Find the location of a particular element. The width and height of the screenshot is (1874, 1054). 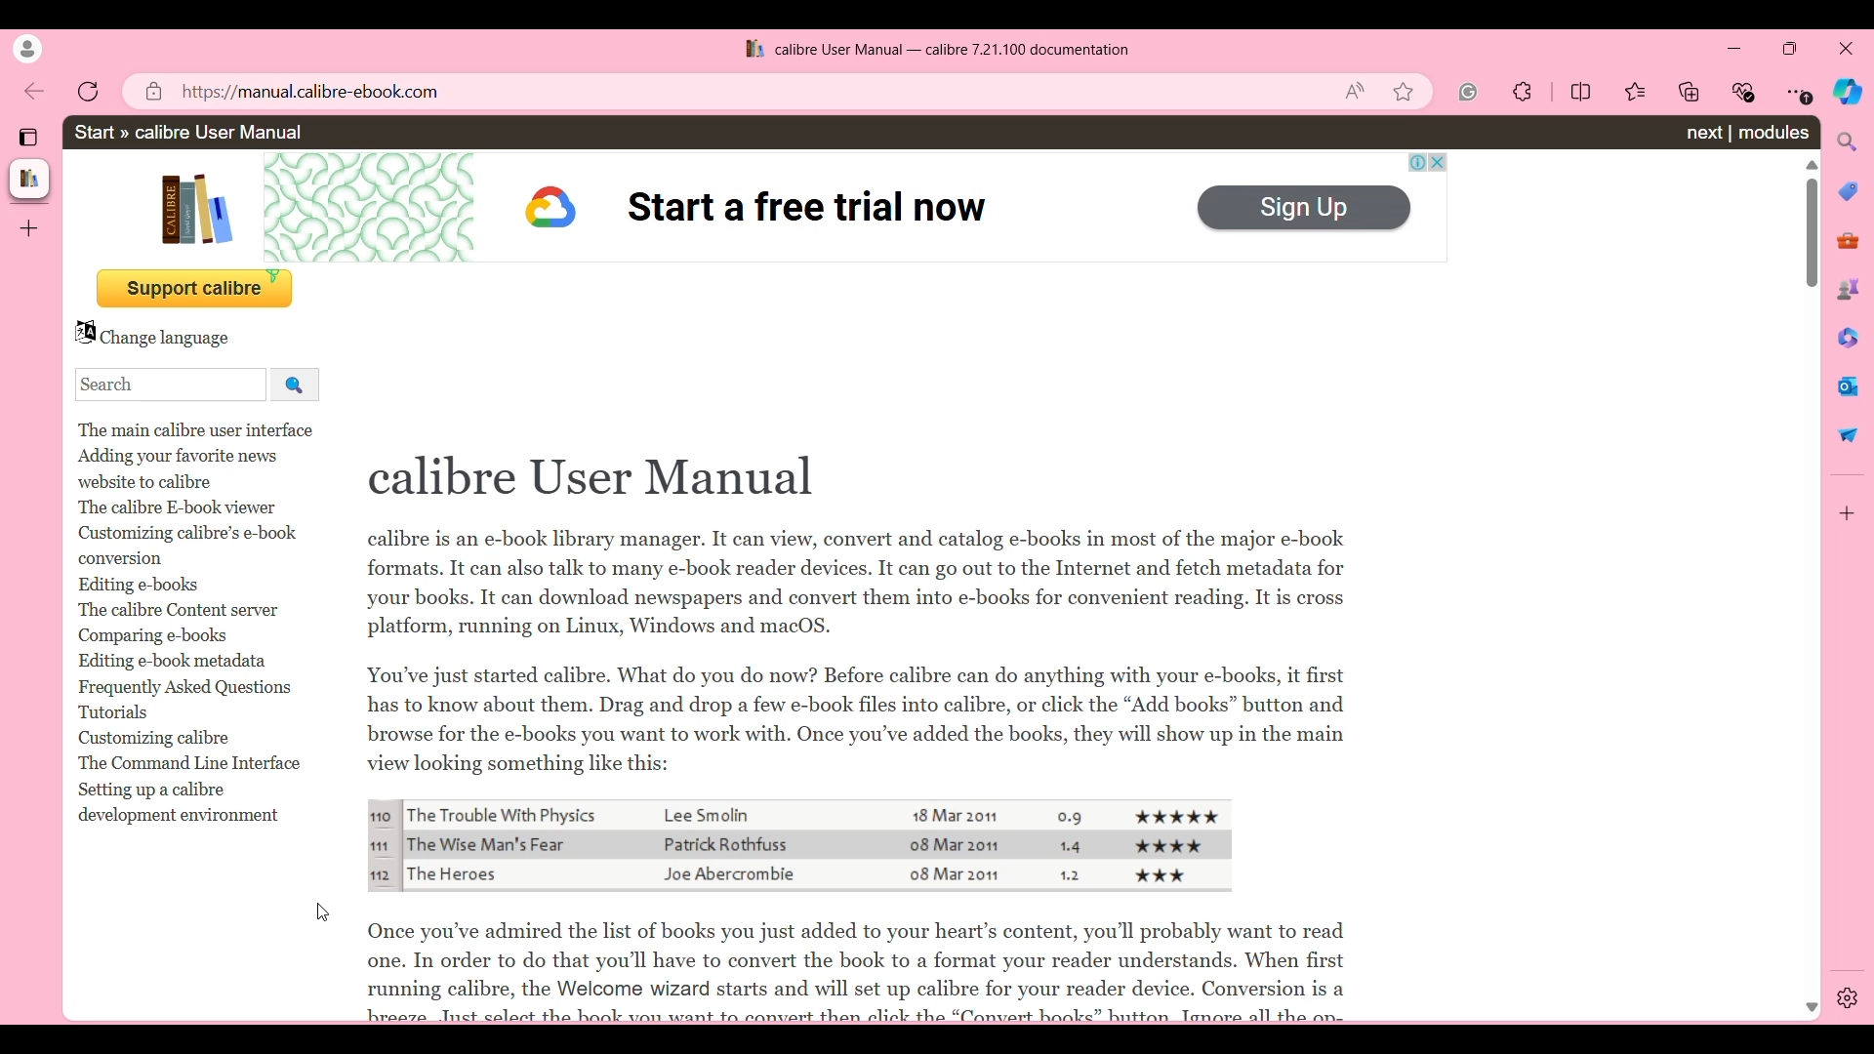

Read aloud this page is located at coordinates (1355, 92).